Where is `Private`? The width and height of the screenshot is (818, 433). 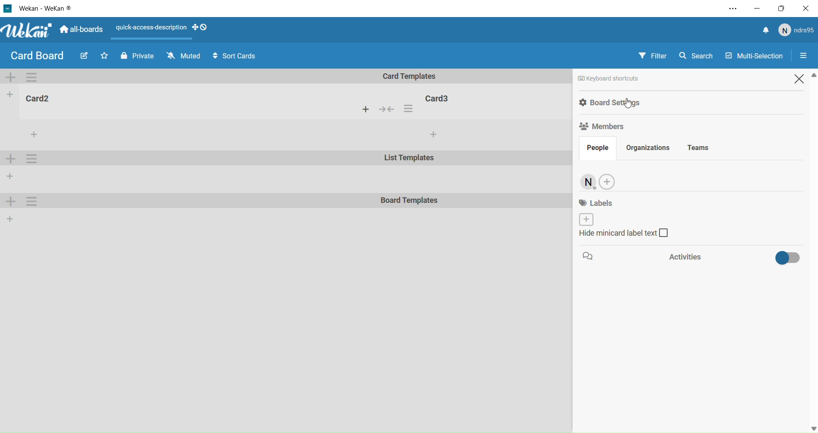
Private is located at coordinates (135, 55).